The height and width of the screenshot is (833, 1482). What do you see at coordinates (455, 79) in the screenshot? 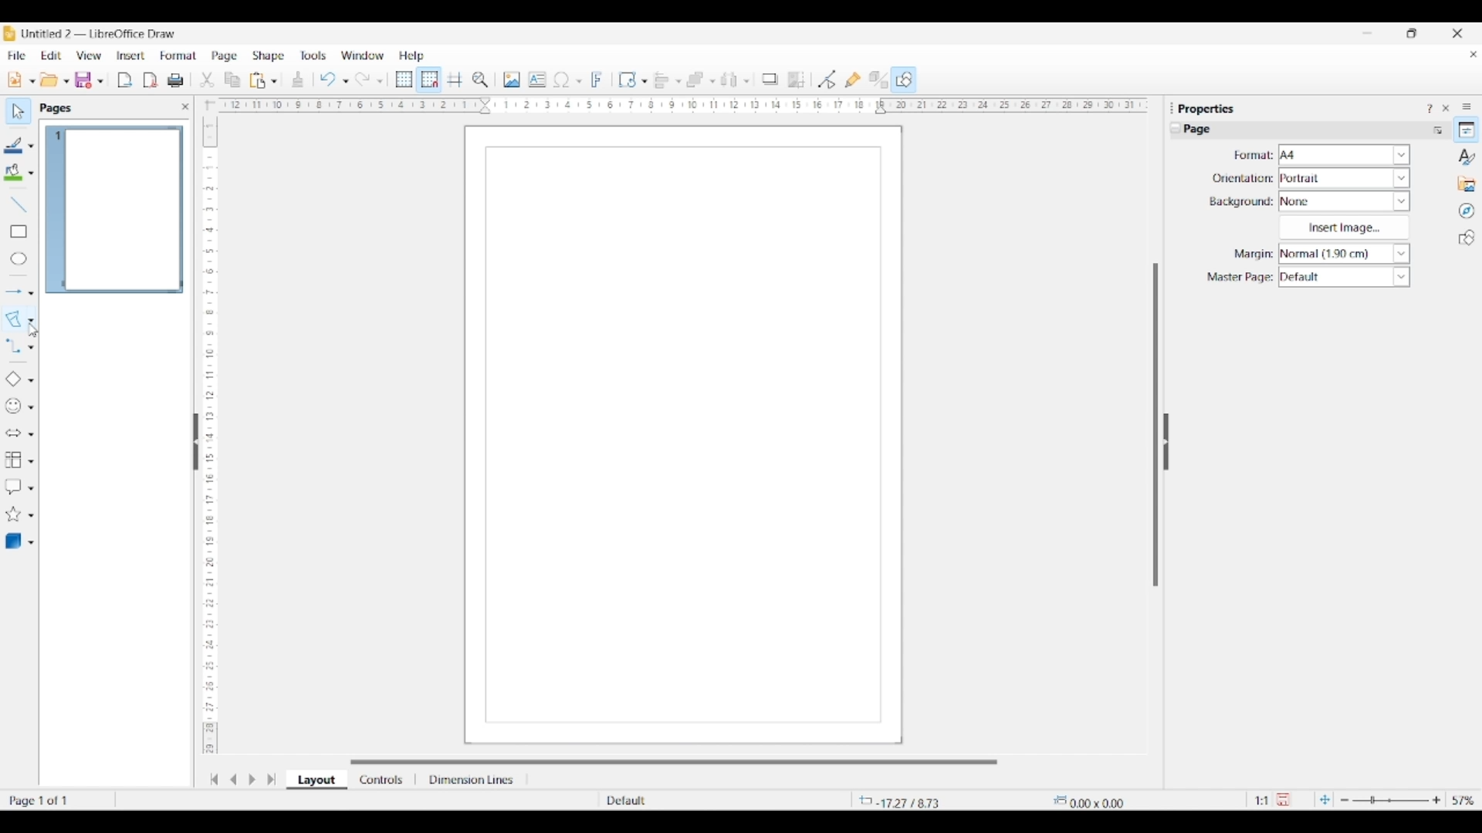
I see `Helplines while moving` at bounding box center [455, 79].